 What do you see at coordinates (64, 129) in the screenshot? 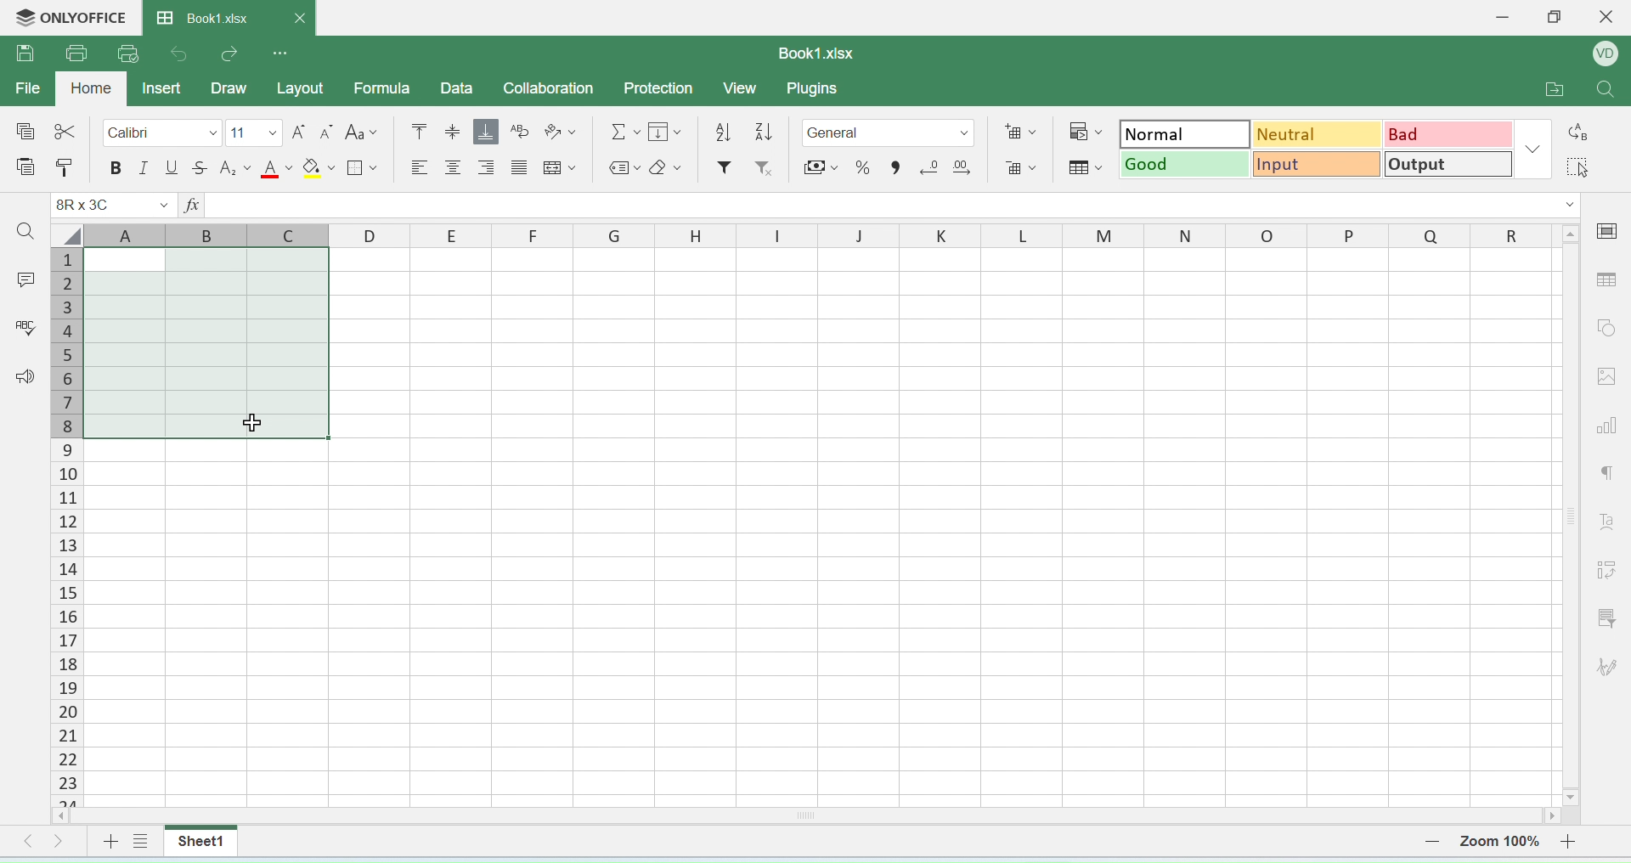
I see `cut` at bounding box center [64, 129].